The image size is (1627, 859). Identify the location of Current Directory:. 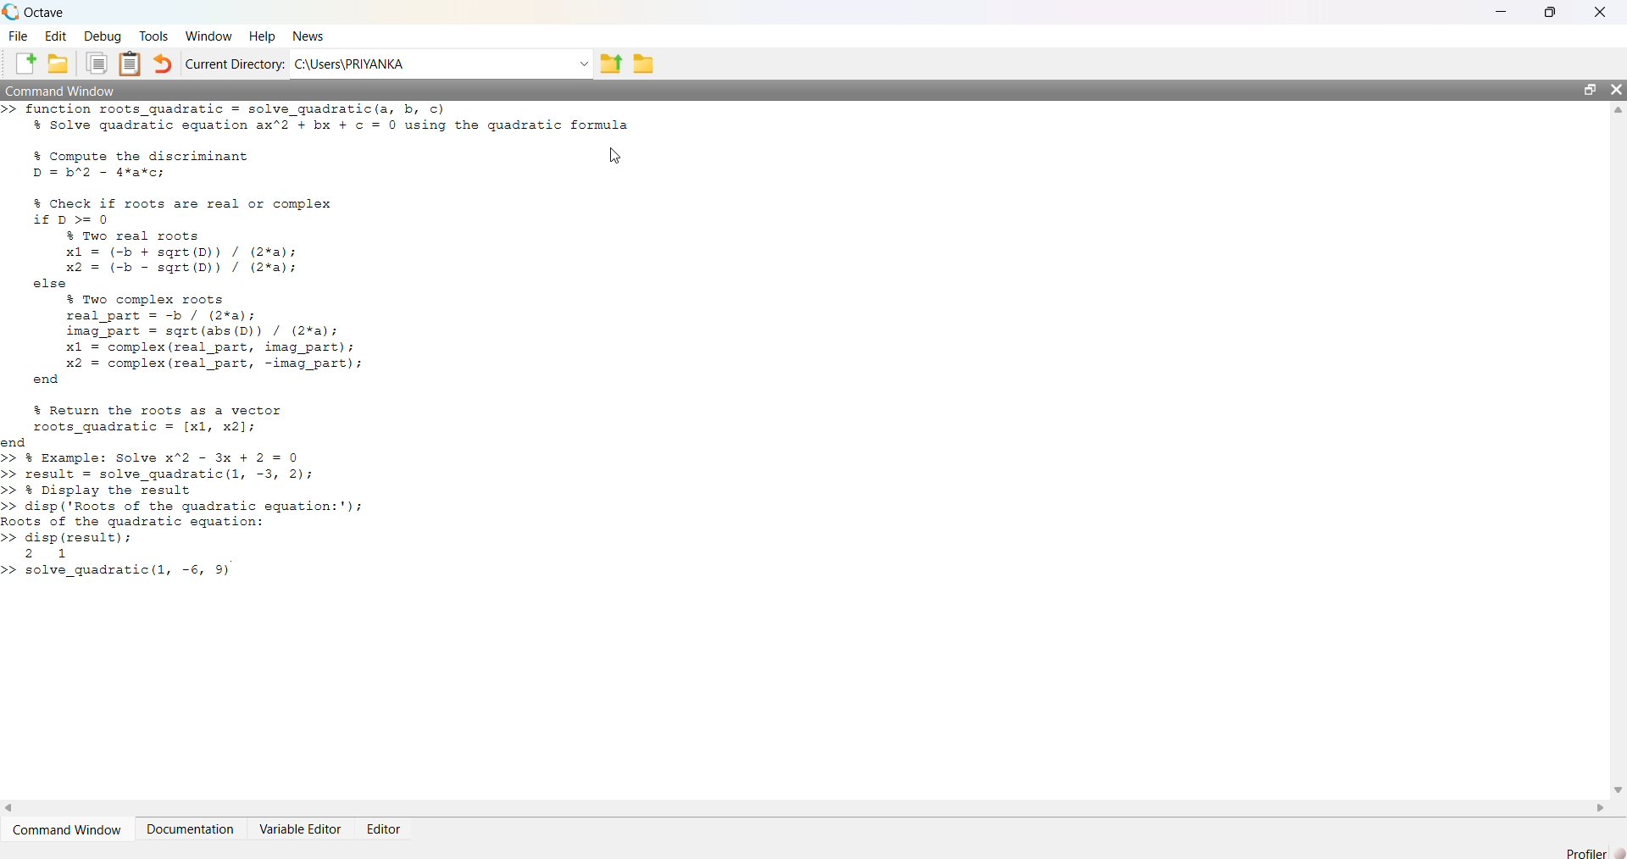
(235, 64).